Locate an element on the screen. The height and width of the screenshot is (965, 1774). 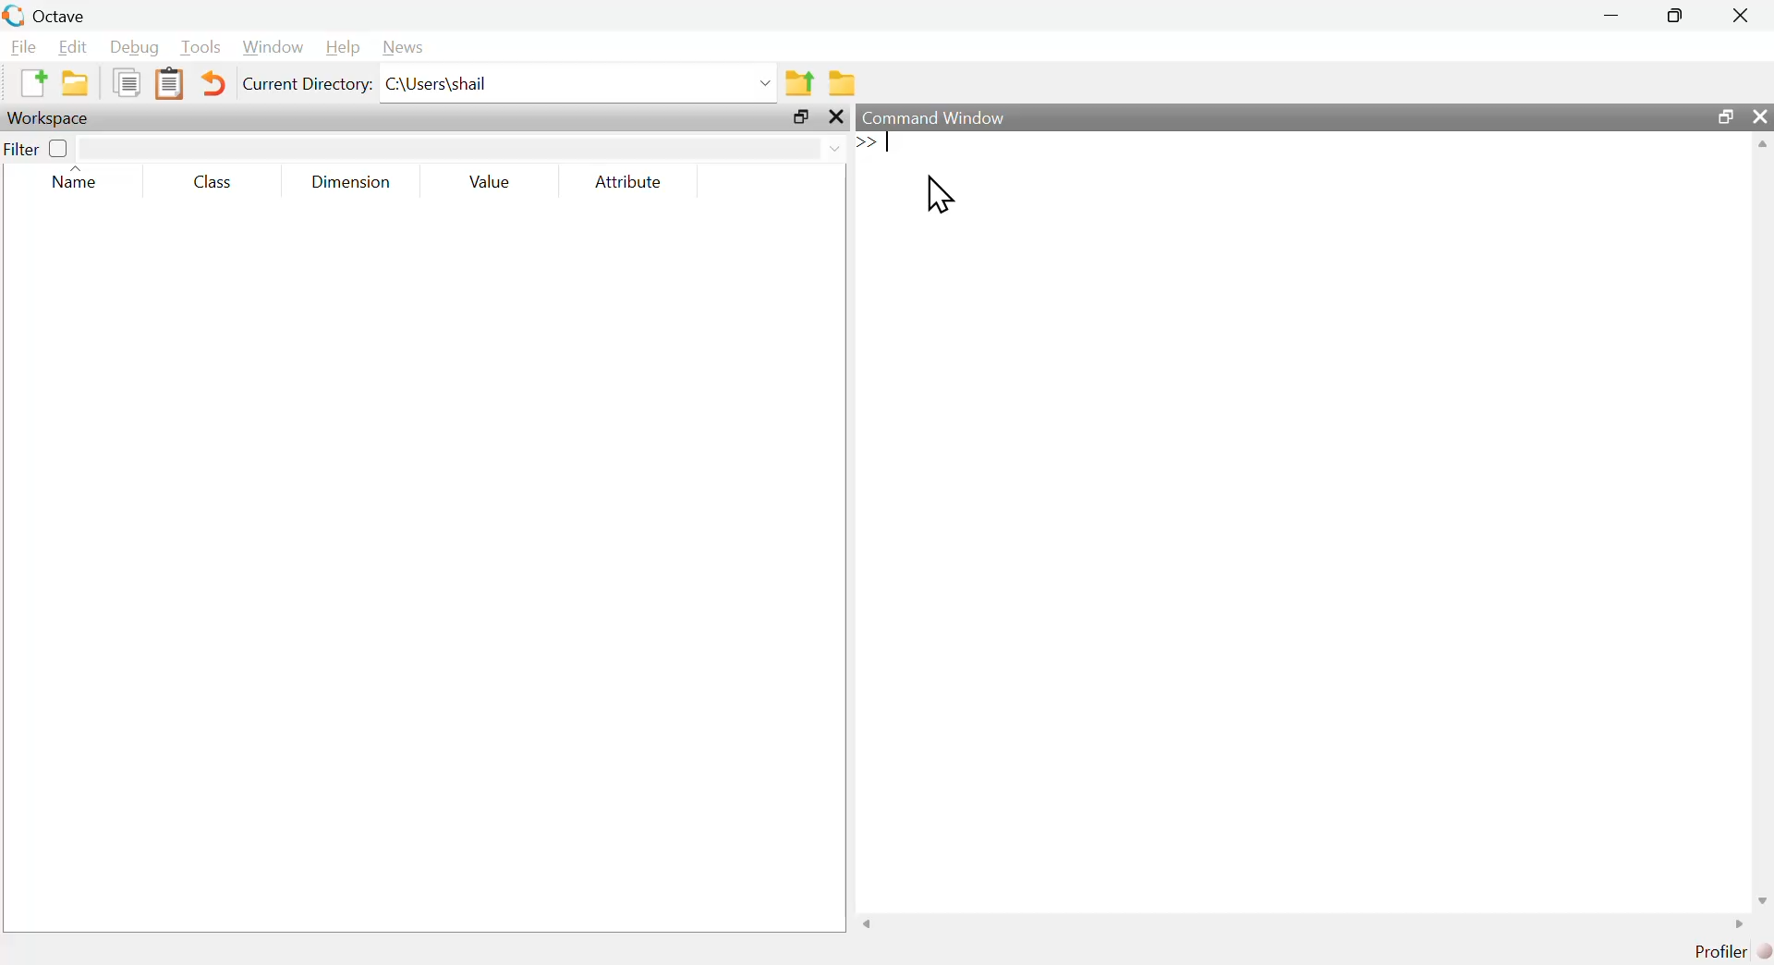
Filter is located at coordinates (25, 153).